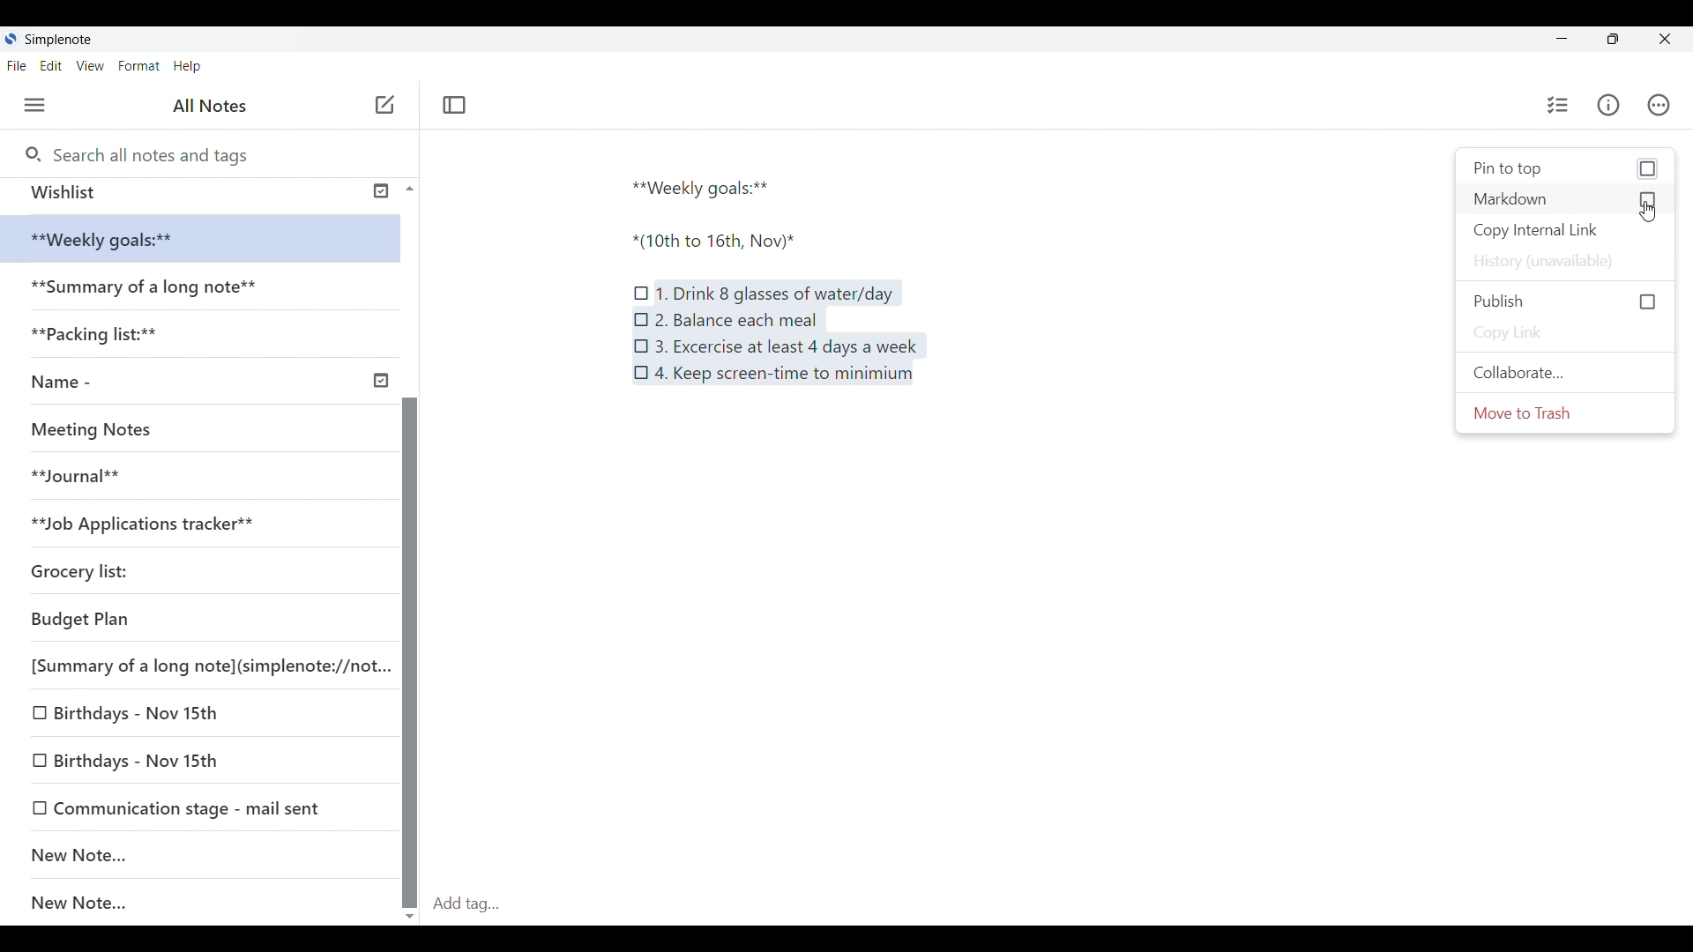 Image resolution: width=1693 pixels, height=952 pixels. I want to click on Checklist icon, so click(640, 317).